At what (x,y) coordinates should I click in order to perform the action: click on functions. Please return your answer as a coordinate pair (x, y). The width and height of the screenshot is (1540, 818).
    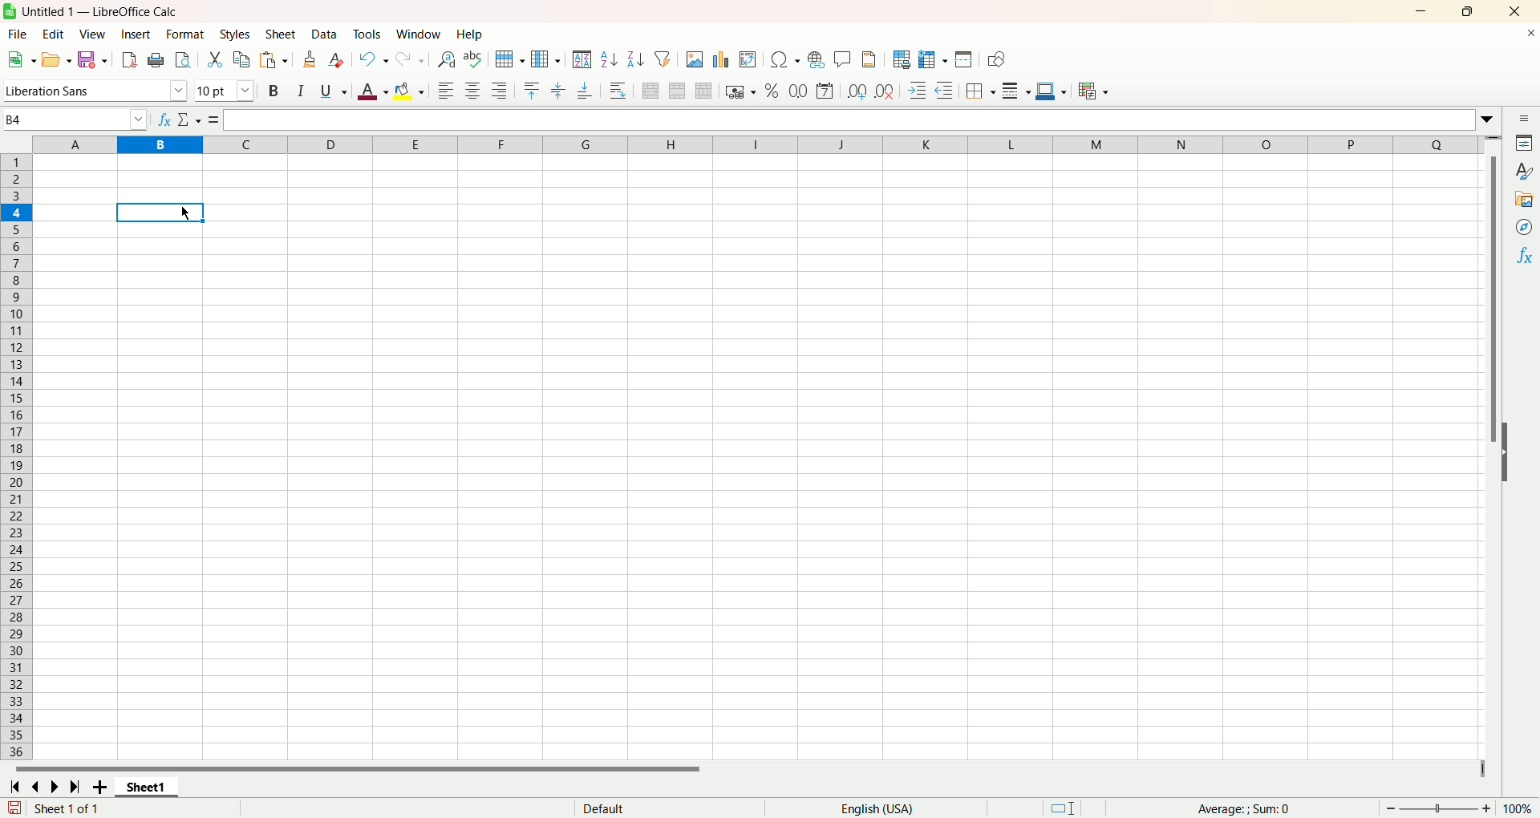
    Looking at the image, I should click on (1253, 808).